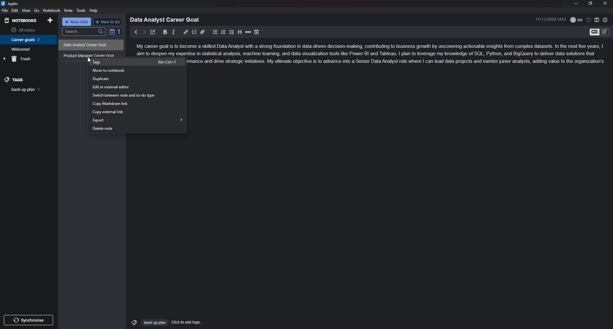  Describe the element at coordinates (154, 323) in the screenshot. I see `Back up plan` at that location.